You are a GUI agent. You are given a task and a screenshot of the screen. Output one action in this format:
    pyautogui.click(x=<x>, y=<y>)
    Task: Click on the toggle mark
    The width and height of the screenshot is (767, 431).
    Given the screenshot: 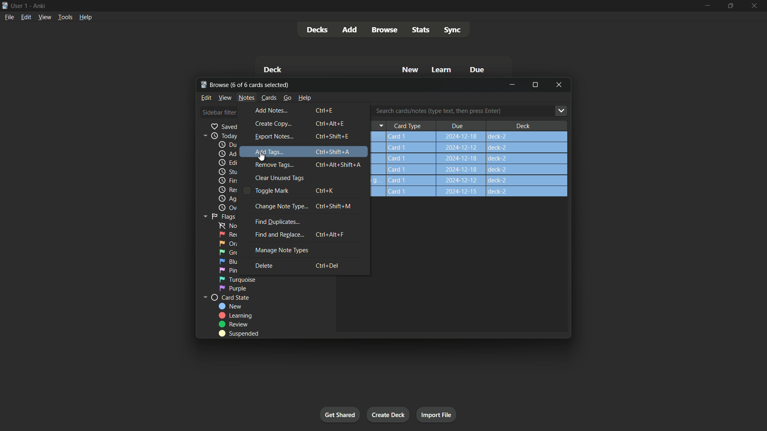 What is the action you would take?
    pyautogui.click(x=272, y=191)
    